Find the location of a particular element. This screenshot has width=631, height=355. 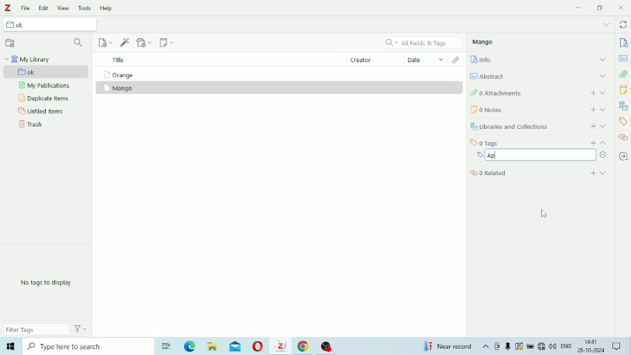

View is located at coordinates (64, 8).